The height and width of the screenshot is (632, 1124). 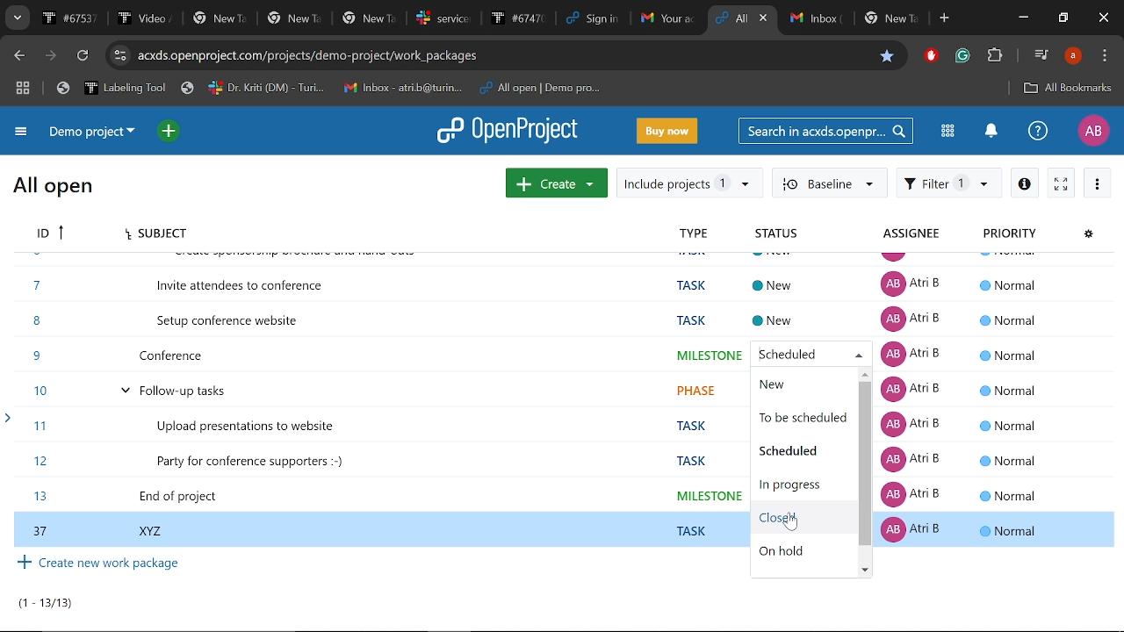 I want to click on Configure view, so click(x=1090, y=233).